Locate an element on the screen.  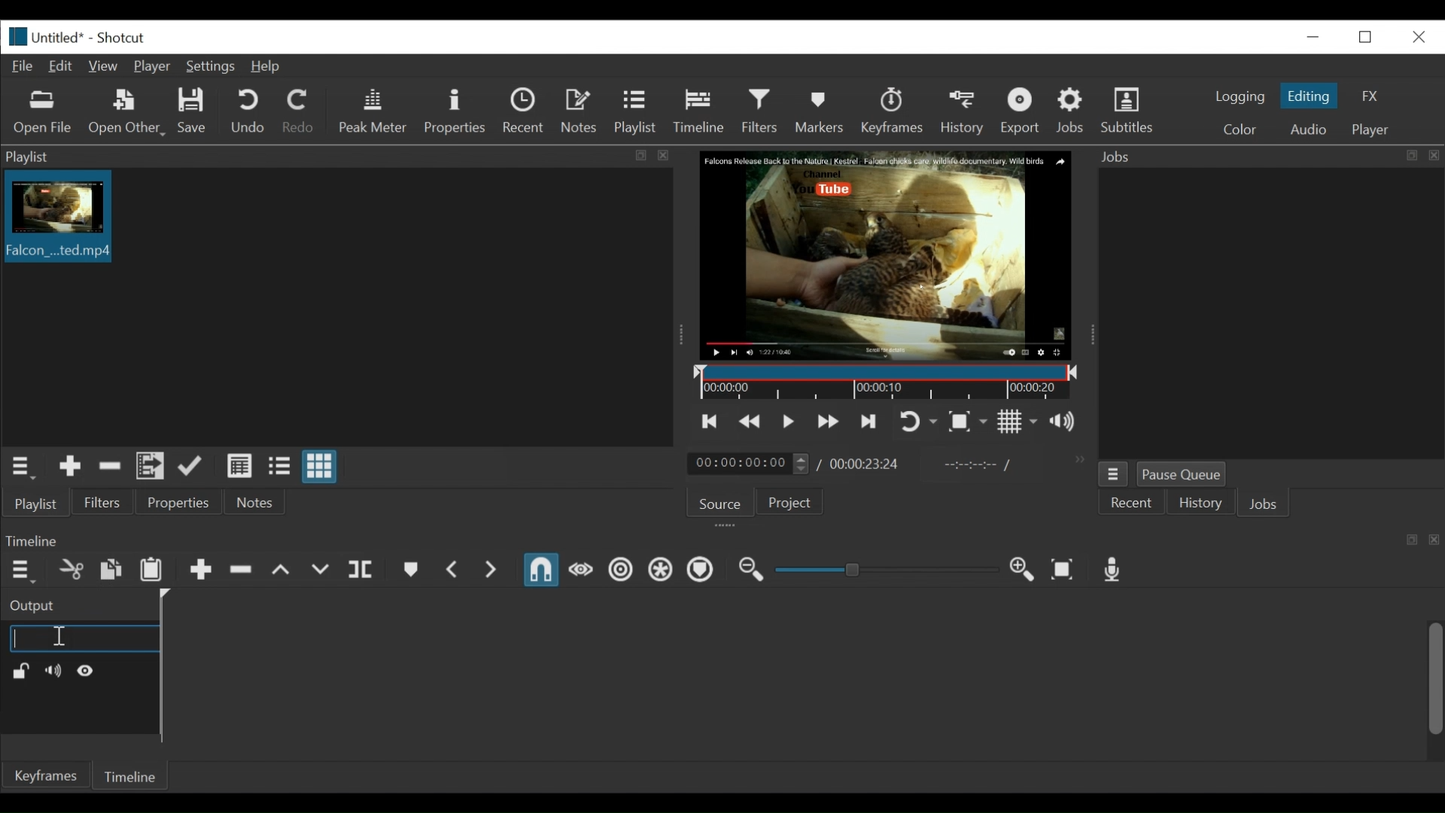
View as detail is located at coordinates (239, 468).